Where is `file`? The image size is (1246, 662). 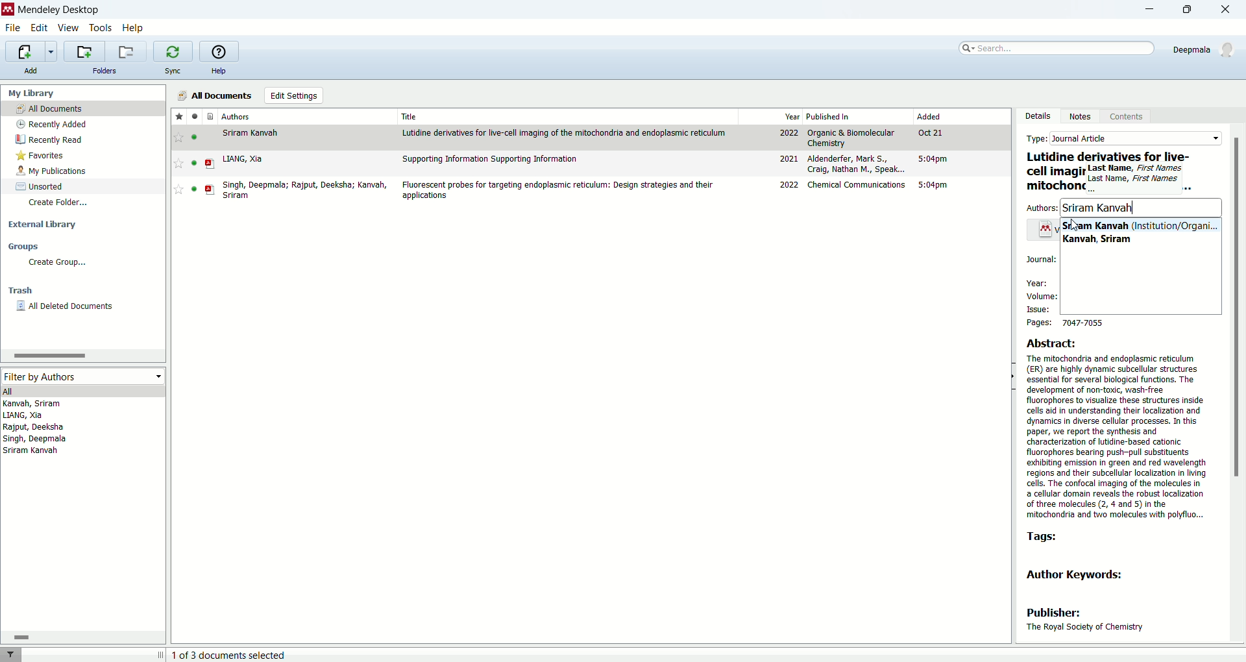 file is located at coordinates (15, 28).